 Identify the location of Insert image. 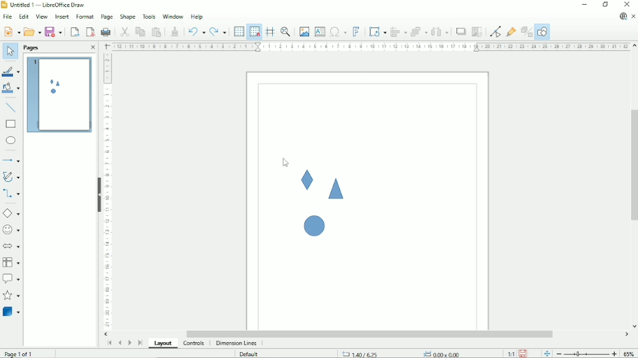
(304, 32).